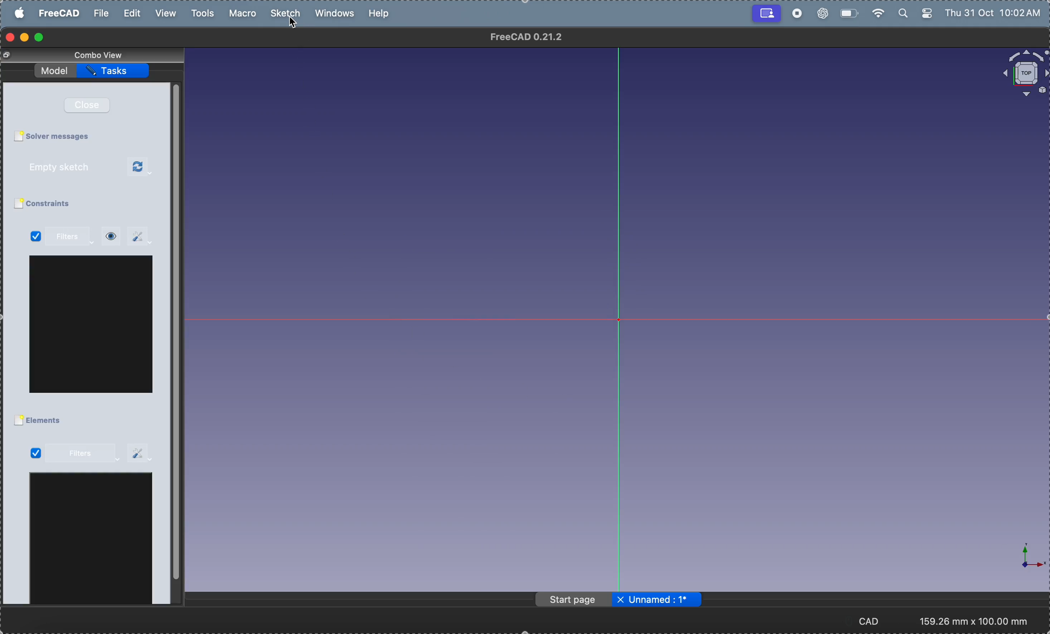 This screenshot has height=634, width=1050. Describe the element at coordinates (527, 37) in the screenshot. I see `FreeCAD 0.21.2` at that location.